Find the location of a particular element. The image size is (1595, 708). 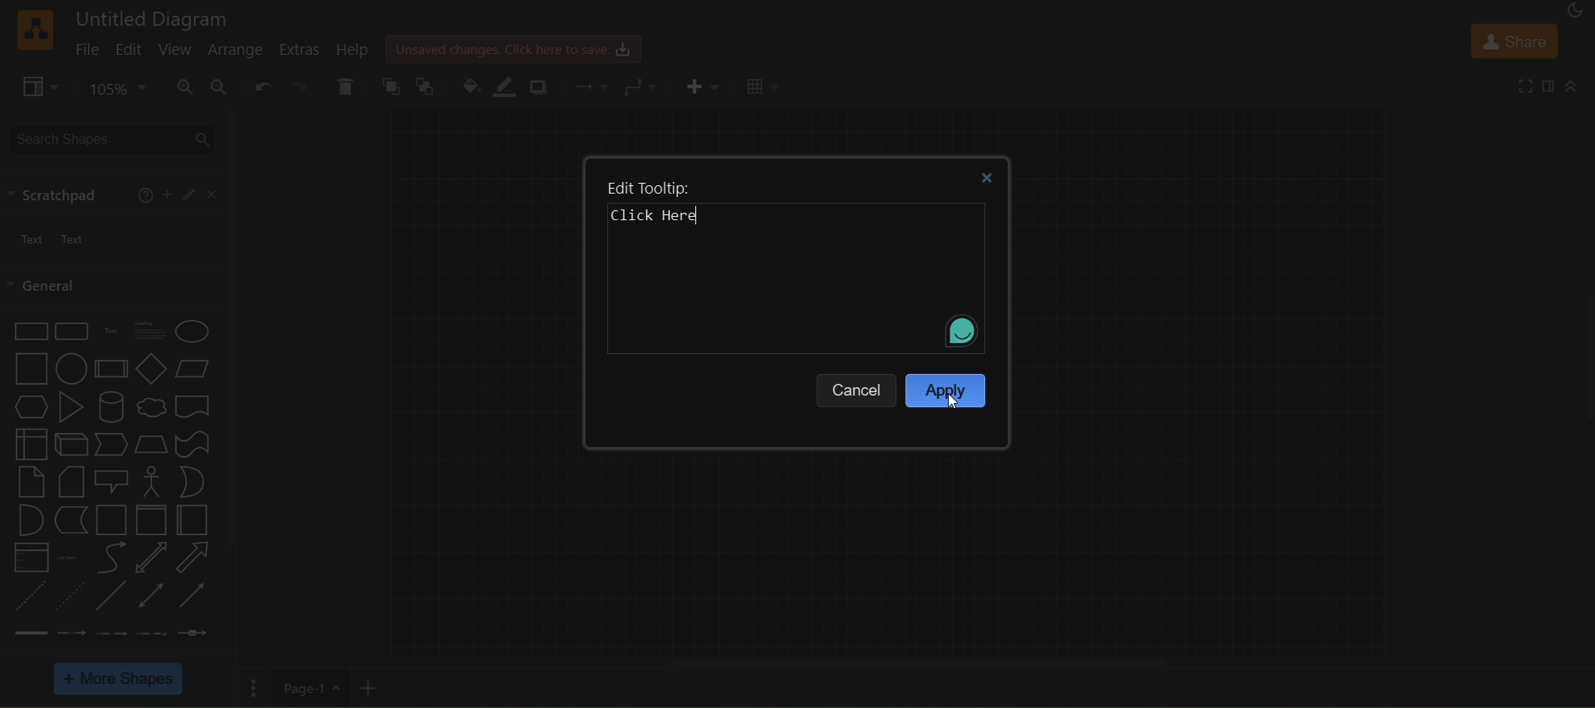

collapase/expand is located at coordinates (1572, 86).